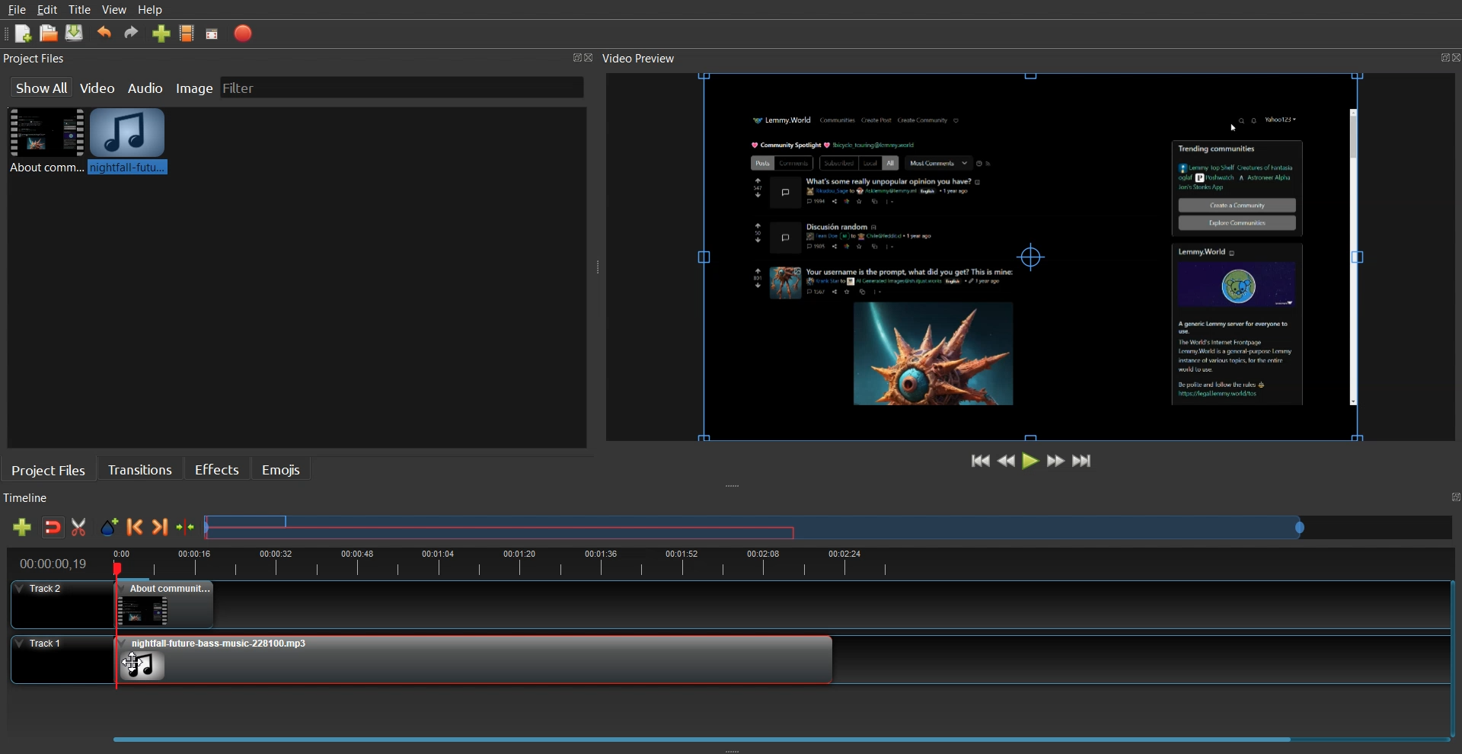 The image size is (1462, 754). Describe the element at coordinates (53, 527) in the screenshot. I see `Disable snaping` at that location.